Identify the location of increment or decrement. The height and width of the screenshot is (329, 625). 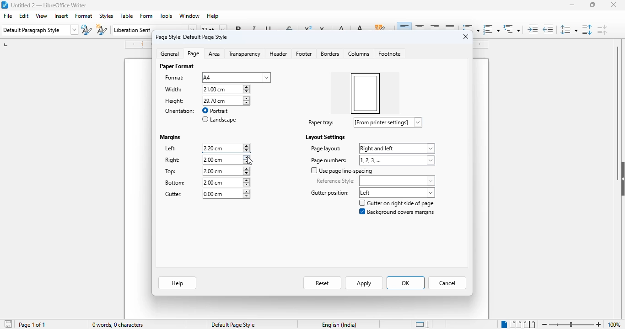
(248, 148).